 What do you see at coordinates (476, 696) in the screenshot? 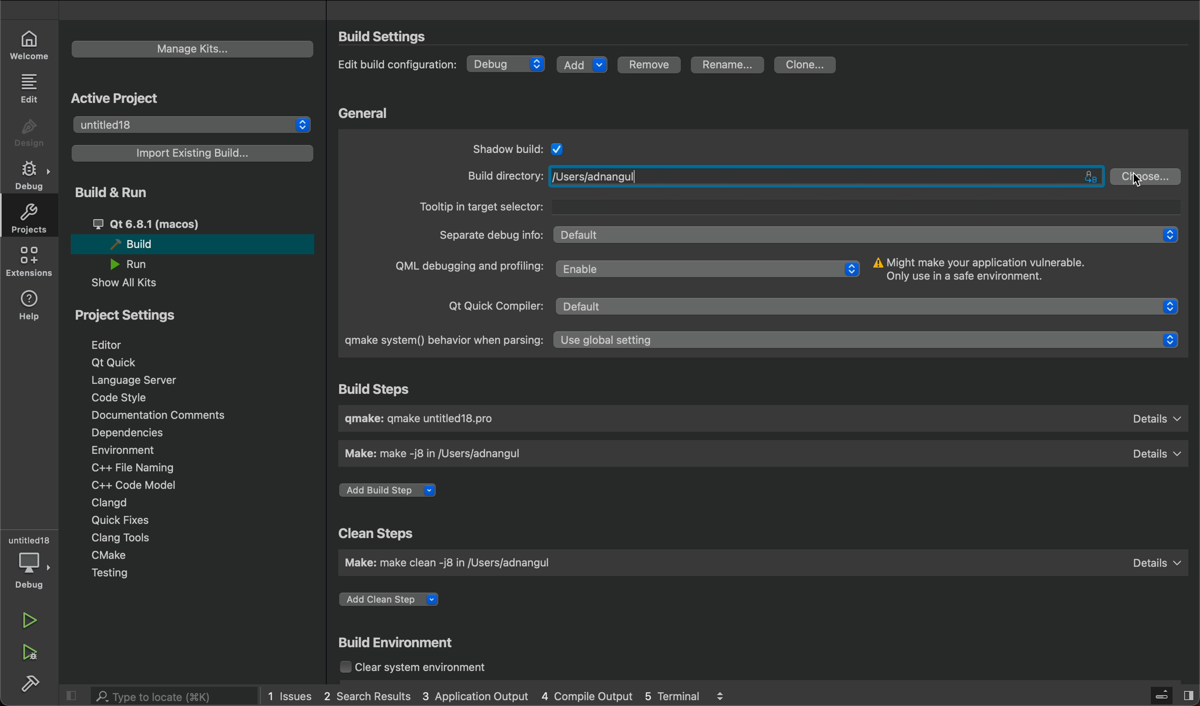
I see `3 Application Output` at bounding box center [476, 696].